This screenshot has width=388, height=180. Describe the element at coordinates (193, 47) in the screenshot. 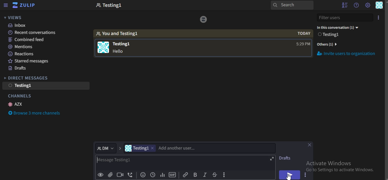

I see `testing1 hello` at that location.